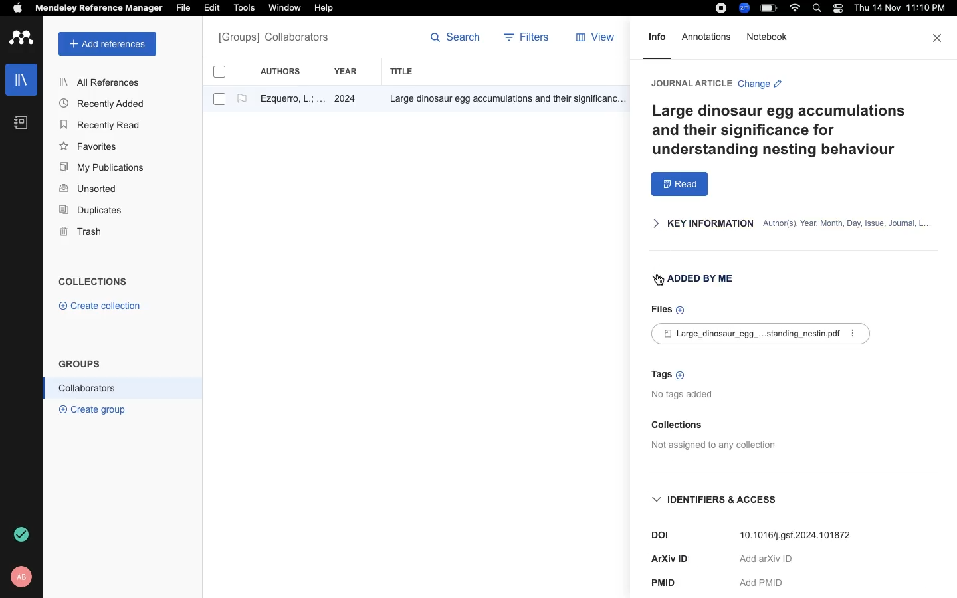  Describe the element at coordinates (845, 223) in the screenshot. I see `author(s), Year, Month, Day, Issue, Journal, L.` at that location.